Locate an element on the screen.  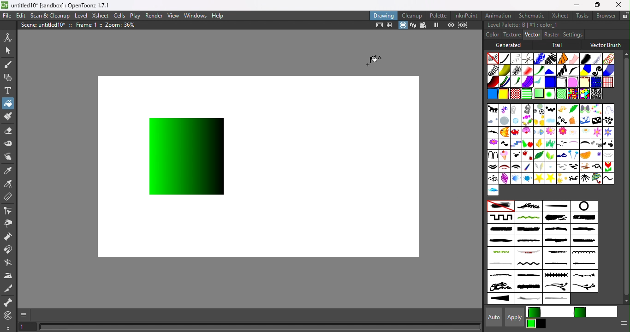
star is located at coordinates (539, 178).